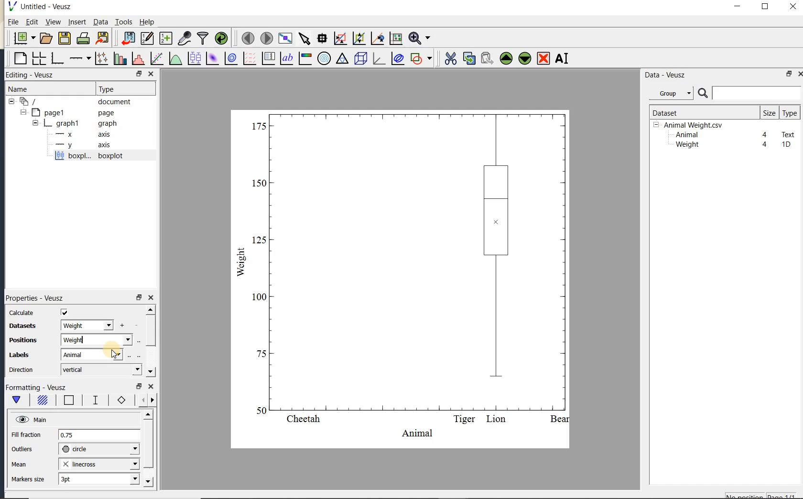 This screenshot has height=499, width=803. I want to click on calculate, so click(22, 314).